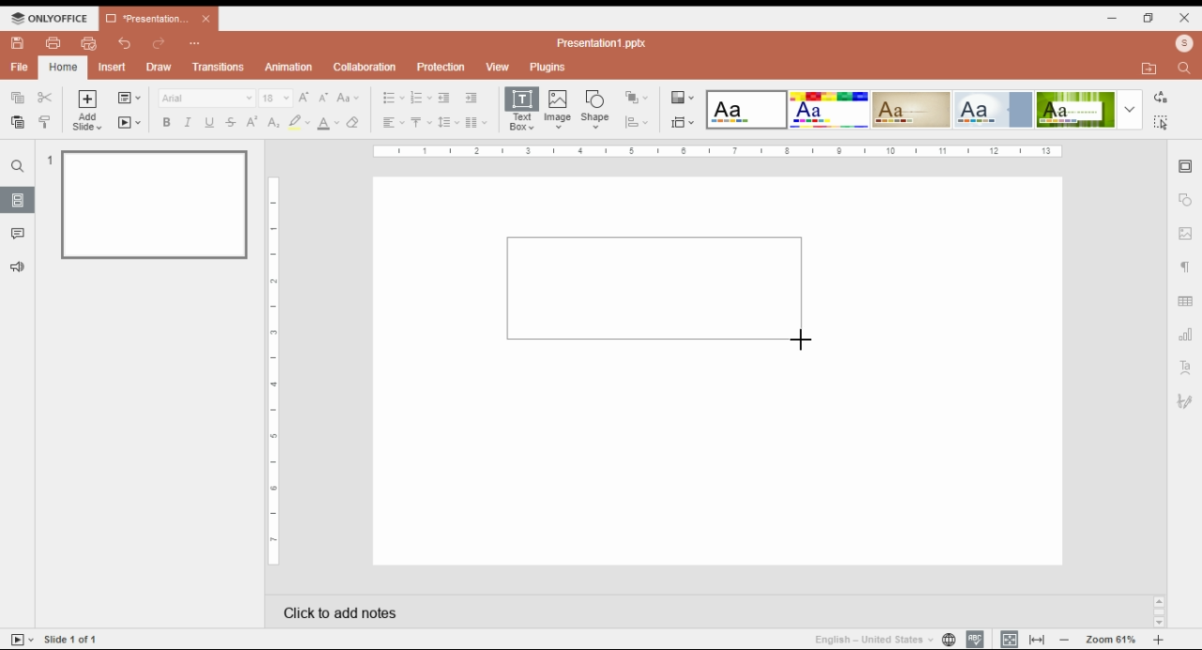 The image size is (1202, 650). Describe the element at coordinates (127, 44) in the screenshot. I see `undo` at that location.